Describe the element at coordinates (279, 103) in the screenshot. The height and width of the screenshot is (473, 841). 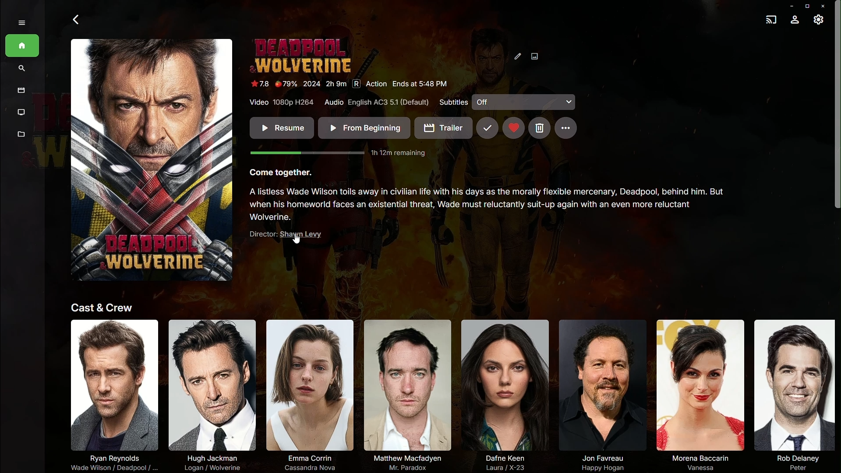
I see `Video Details` at that location.